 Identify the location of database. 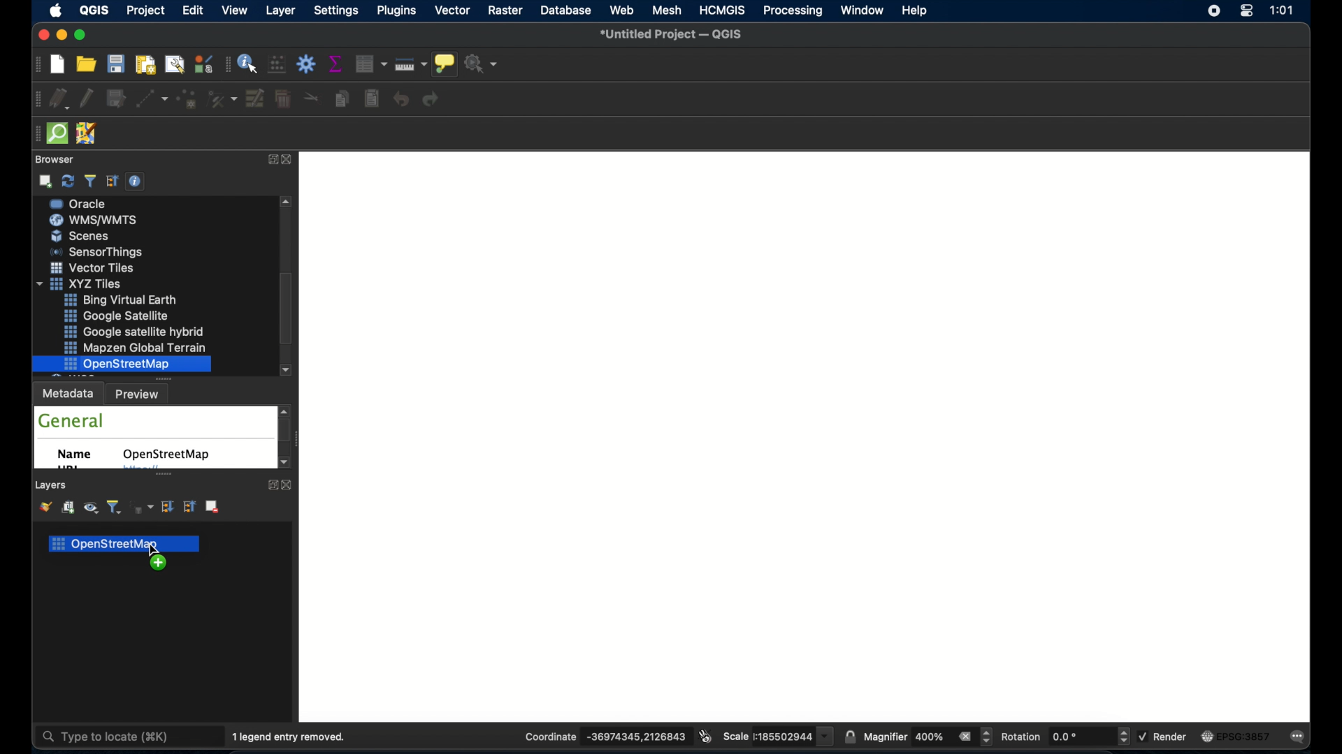
(568, 10).